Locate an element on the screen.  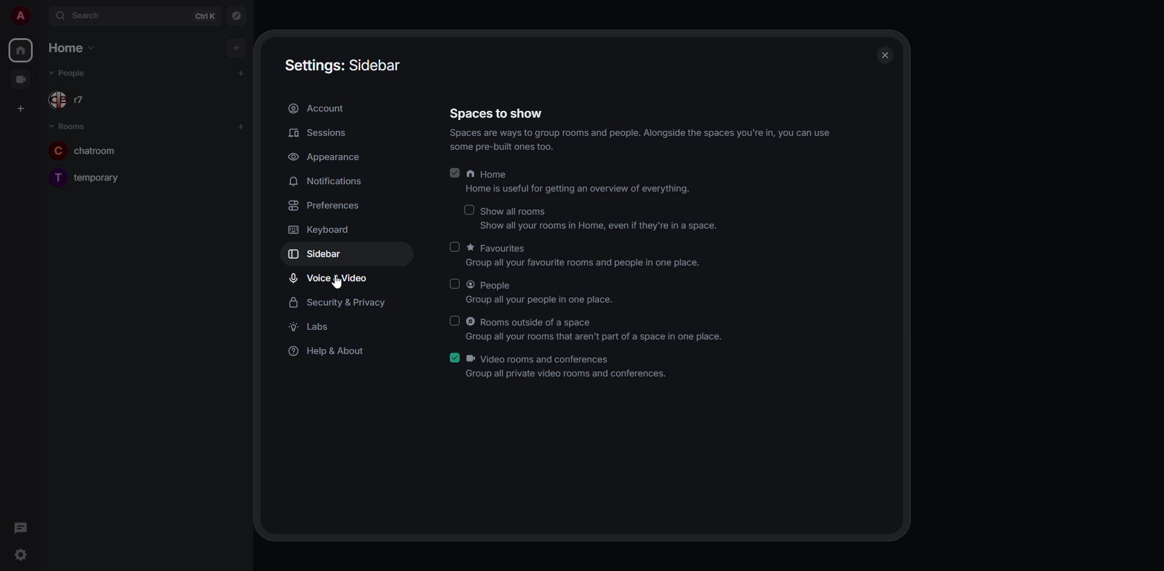
group all you favorite rooms and people in one place is located at coordinates (587, 263).